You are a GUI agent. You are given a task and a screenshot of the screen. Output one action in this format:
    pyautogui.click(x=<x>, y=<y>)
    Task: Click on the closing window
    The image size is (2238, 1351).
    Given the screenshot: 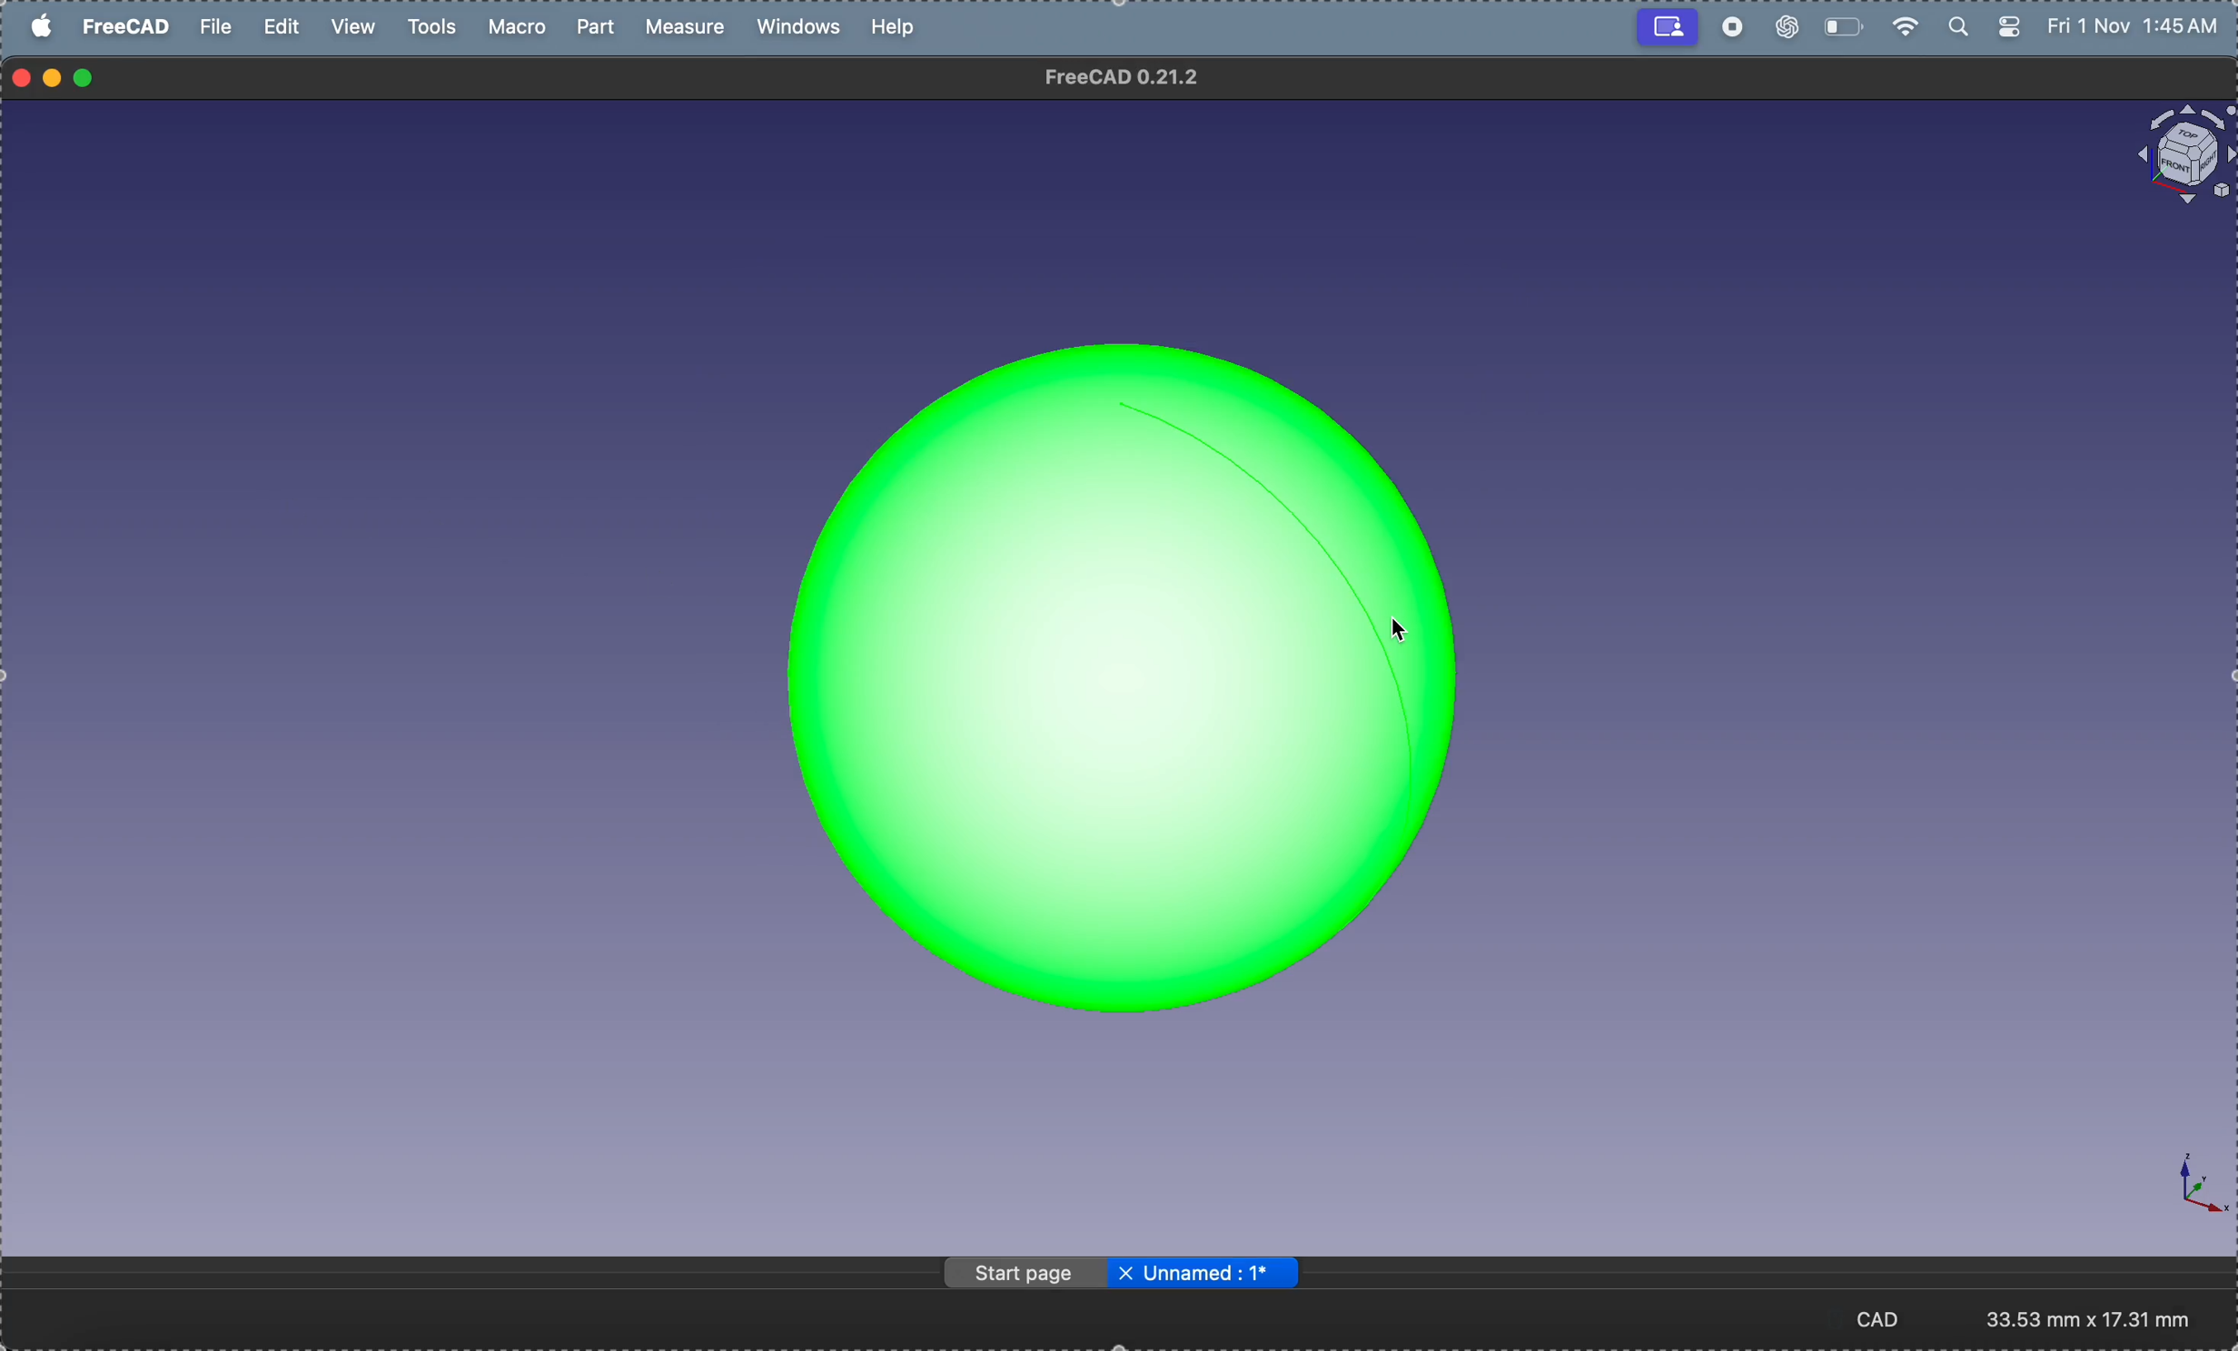 What is the action you would take?
    pyautogui.click(x=23, y=75)
    